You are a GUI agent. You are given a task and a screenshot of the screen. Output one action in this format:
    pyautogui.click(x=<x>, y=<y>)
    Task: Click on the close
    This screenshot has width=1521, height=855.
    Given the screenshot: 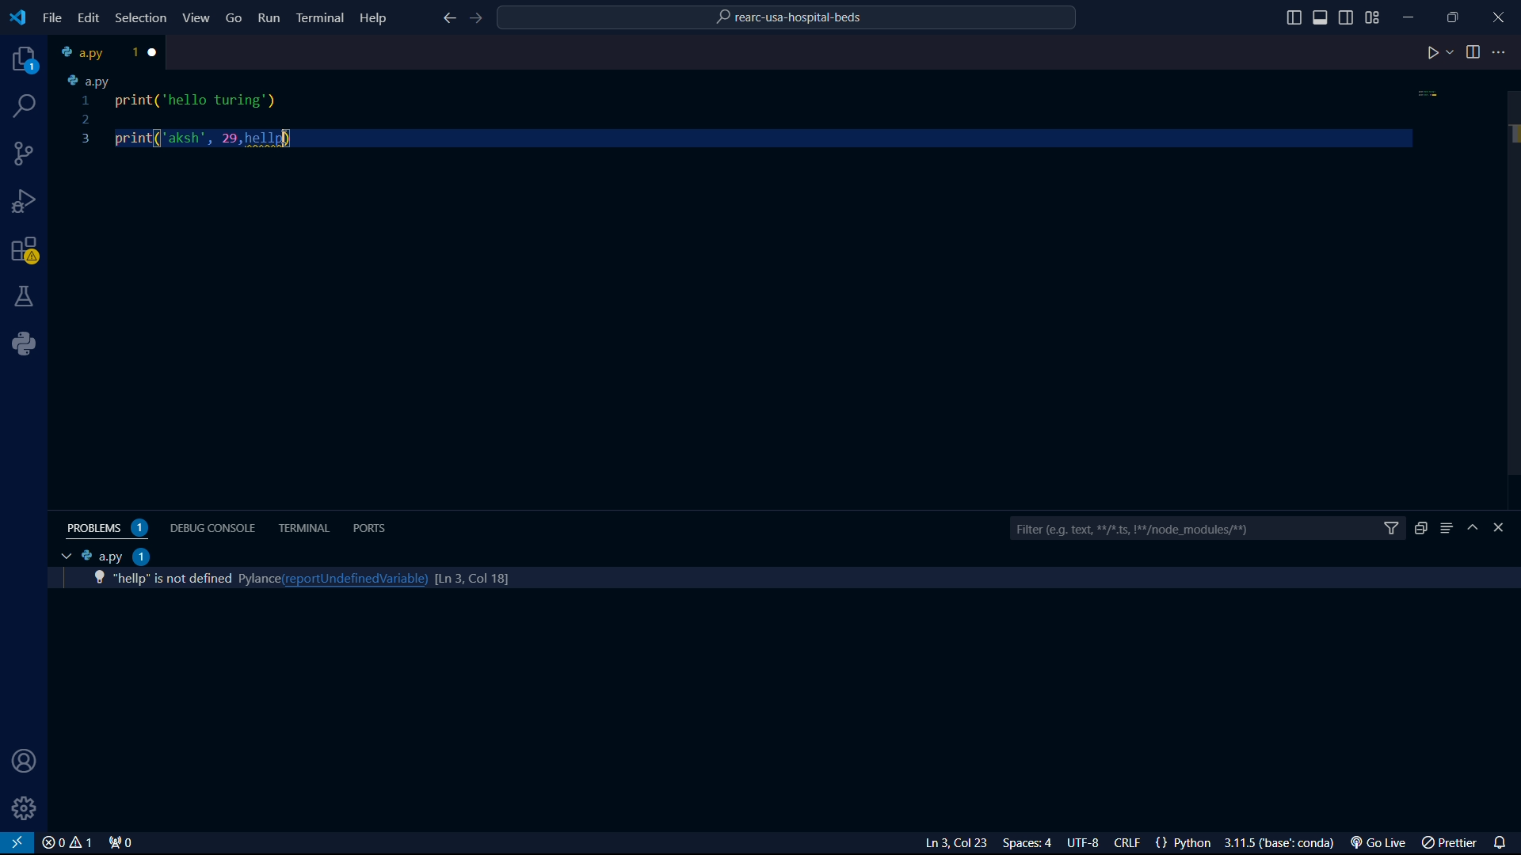 What is the action you would take?
    pyautogui.click(x=67, y=843)
    